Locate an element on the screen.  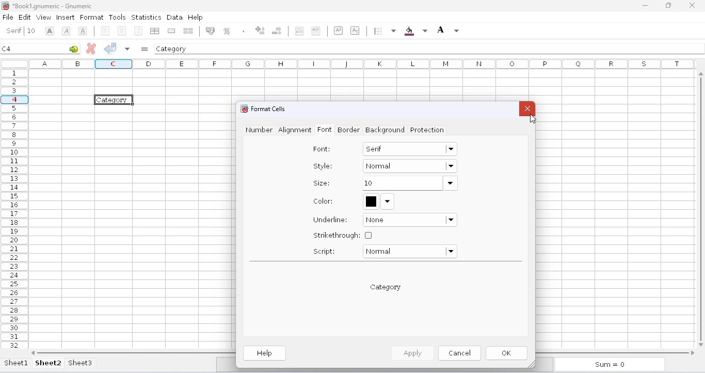
demo font style changed is located at coordinates (386, 287).